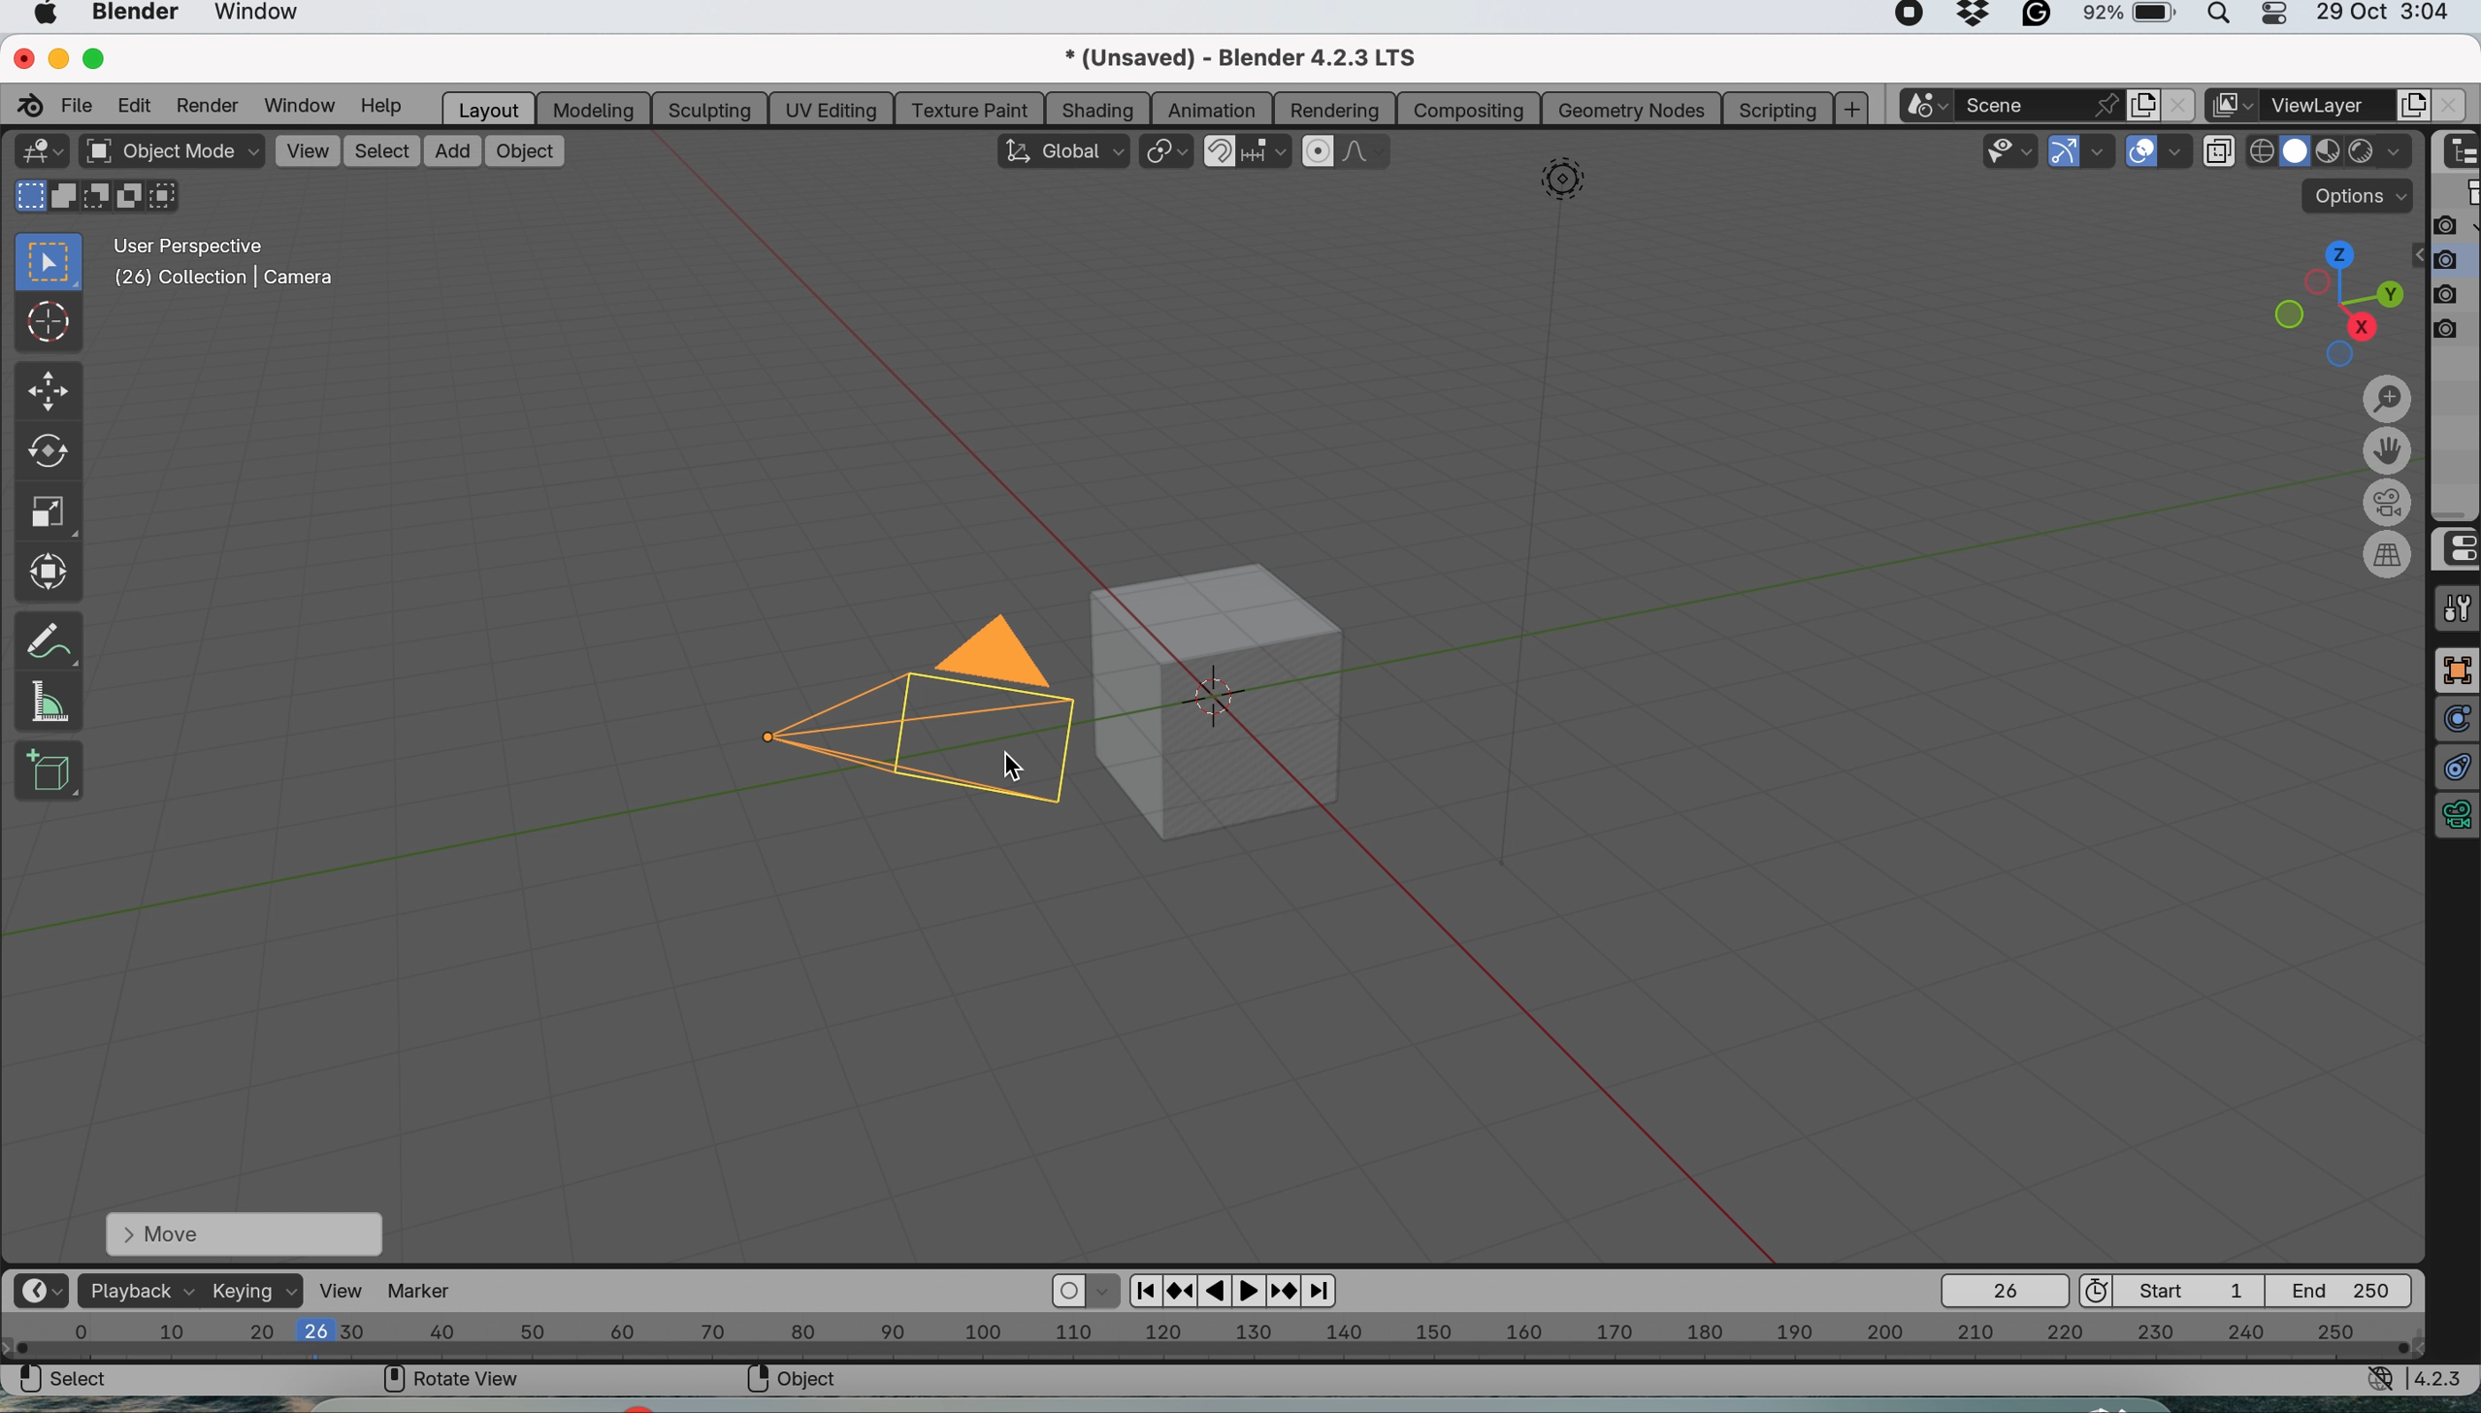  I want to click on texture paint, so click(968, 109).